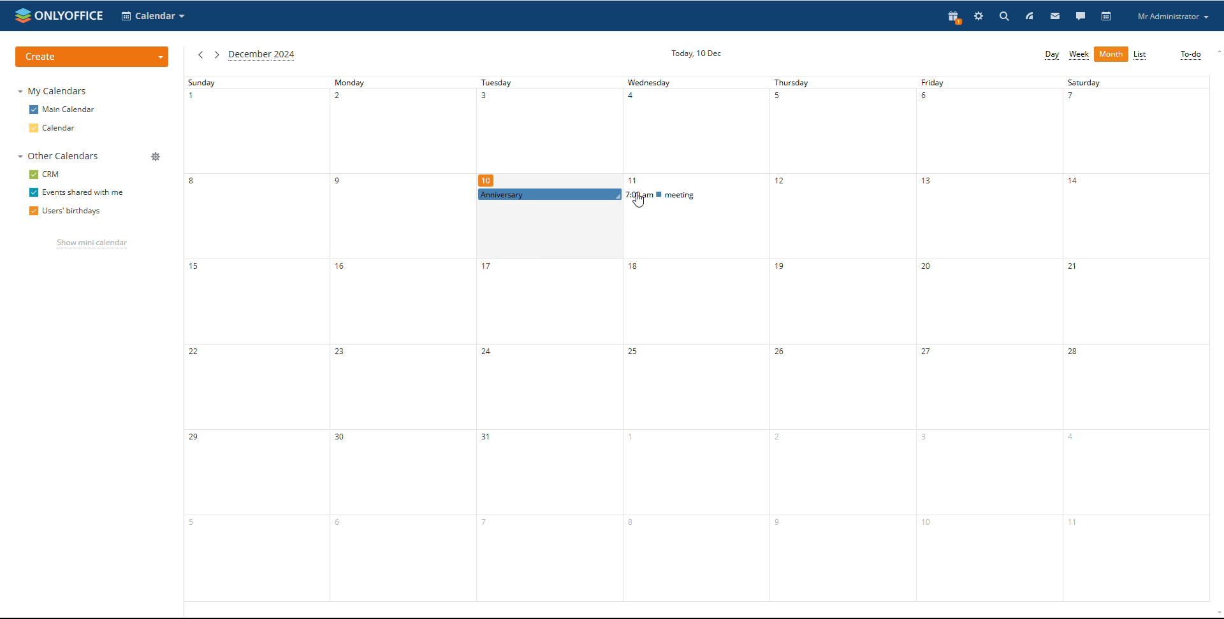 This screenshot has width=1224, height=619. What do you see at coordinates (63, 212) in the screenshot?
I see `users' birthdays` at bounding box center [63, 212].